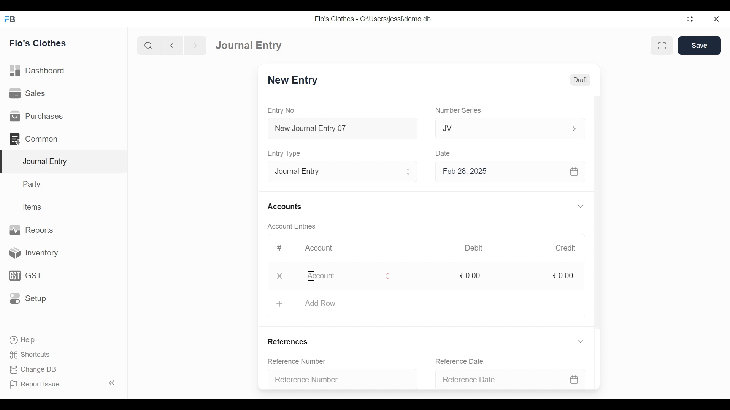  Describe the element at coordinates (290, 341) in the screenshot. I see `References` at that location.